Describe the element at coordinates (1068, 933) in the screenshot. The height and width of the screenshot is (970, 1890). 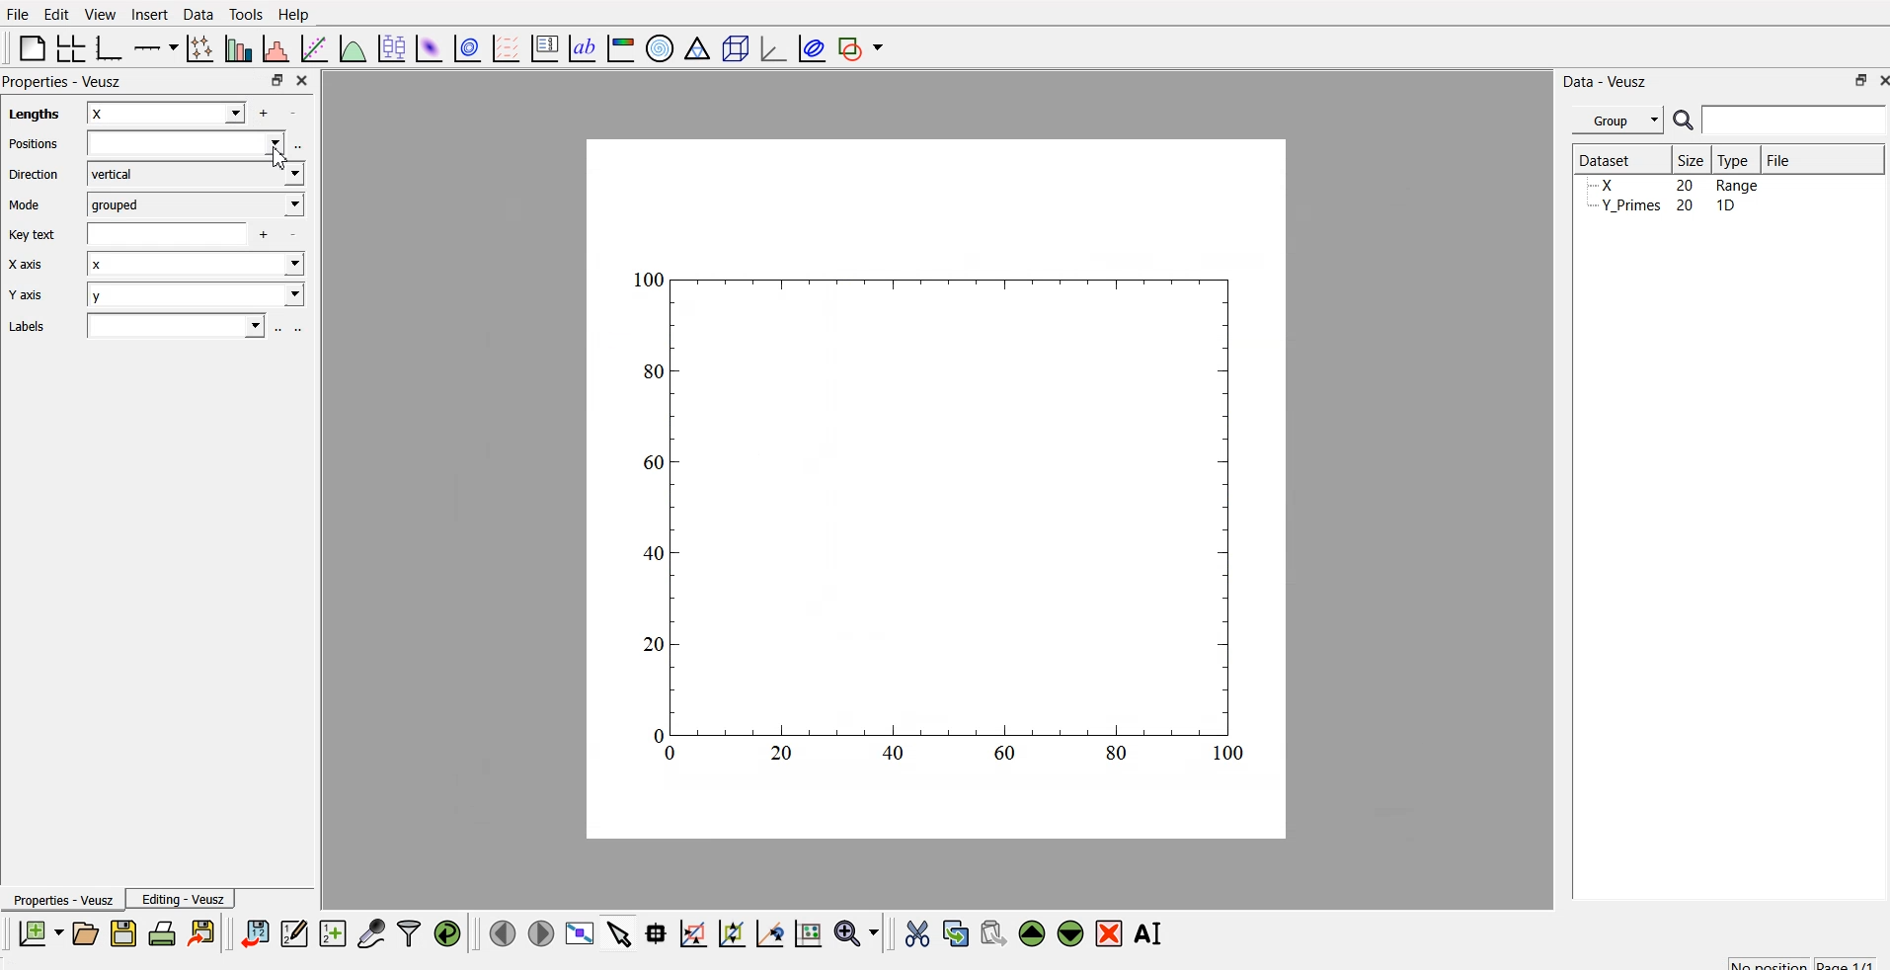
I see `move down the widget ` at that location.